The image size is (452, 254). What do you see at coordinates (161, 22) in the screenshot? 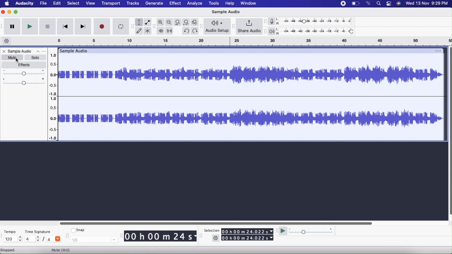
I see `Zoom in` at bounding box center [161, 22].